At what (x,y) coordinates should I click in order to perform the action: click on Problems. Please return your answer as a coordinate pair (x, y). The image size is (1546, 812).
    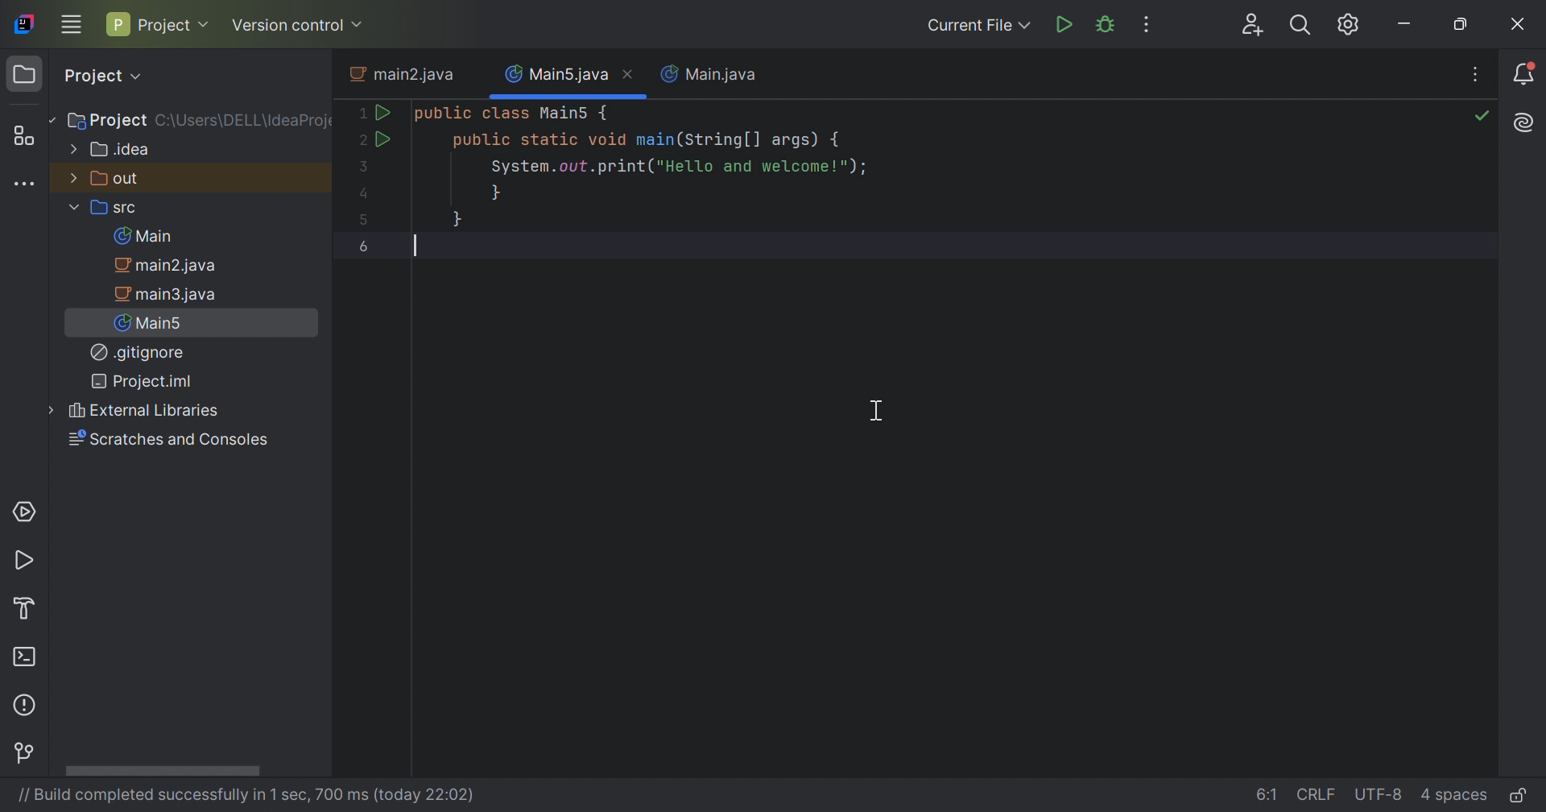
    Looking at the image, I should click on (27, 703).